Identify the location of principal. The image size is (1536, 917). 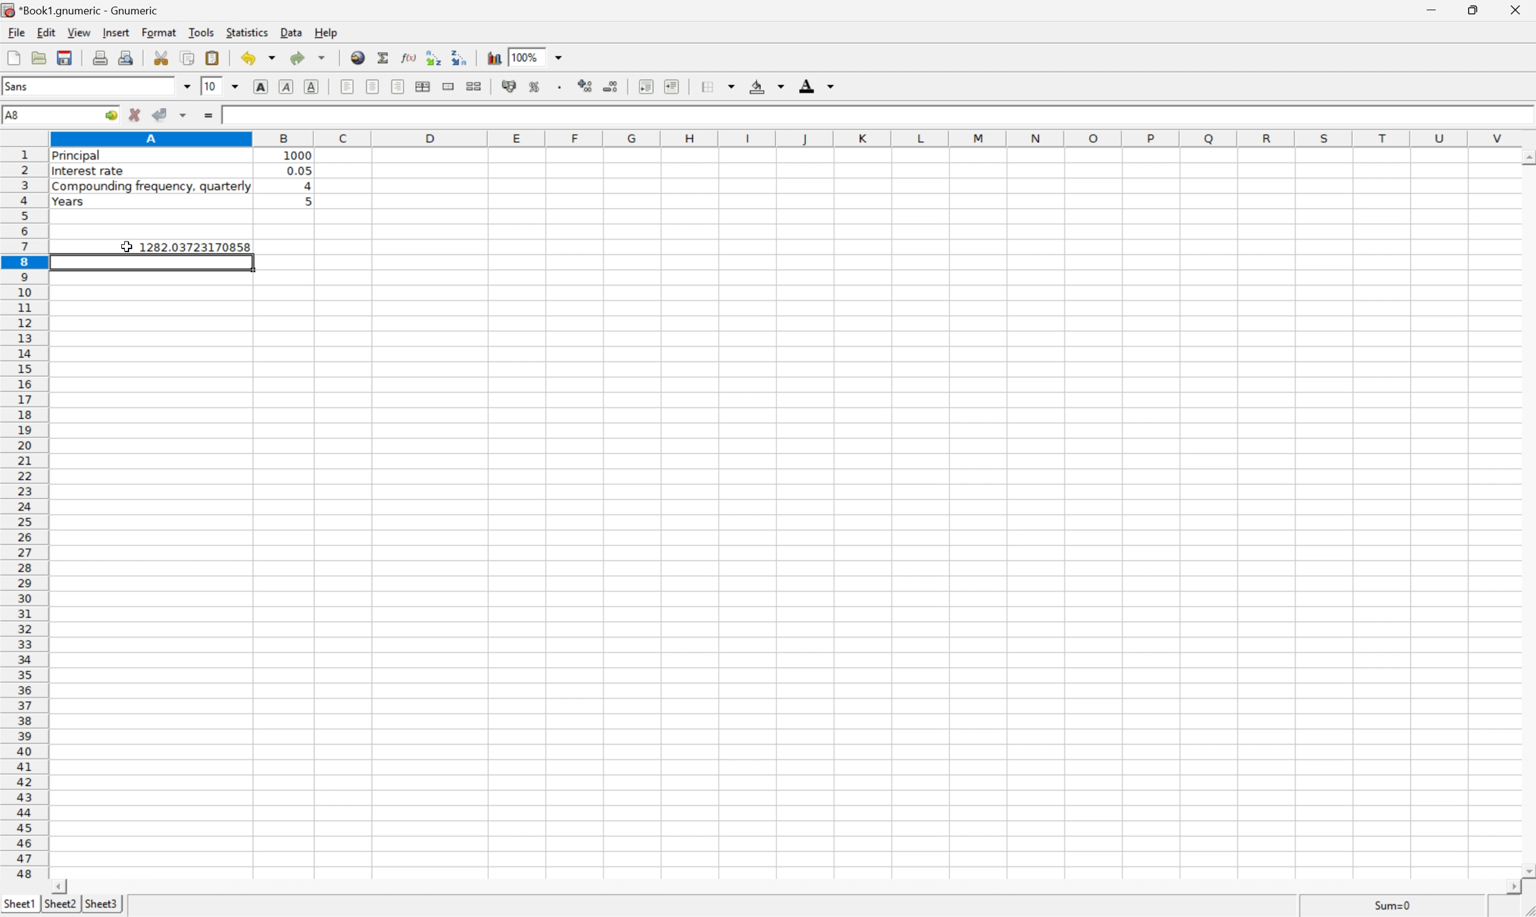
(81, 157).